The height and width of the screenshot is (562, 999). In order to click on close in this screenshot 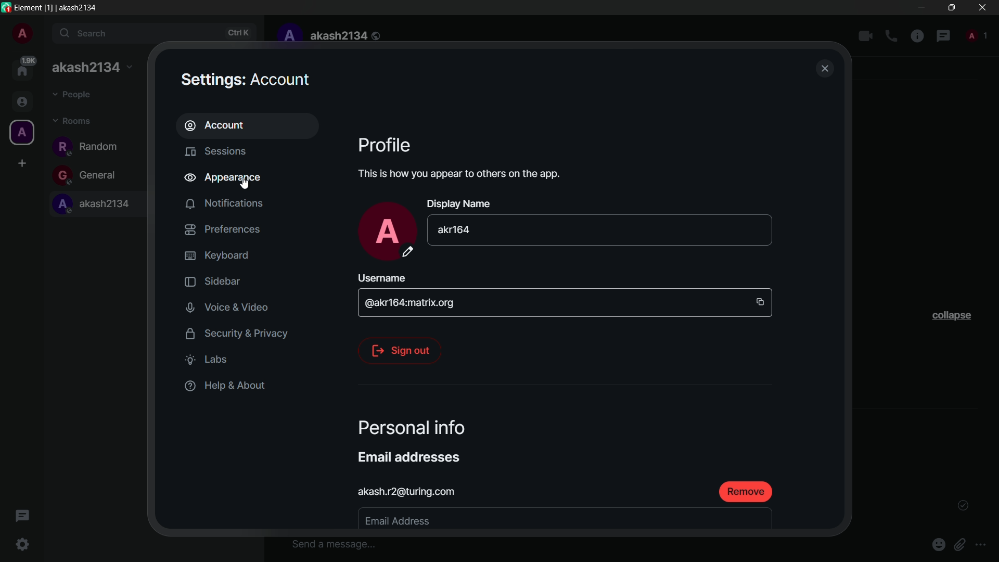, I will do `click(982, 7)`.